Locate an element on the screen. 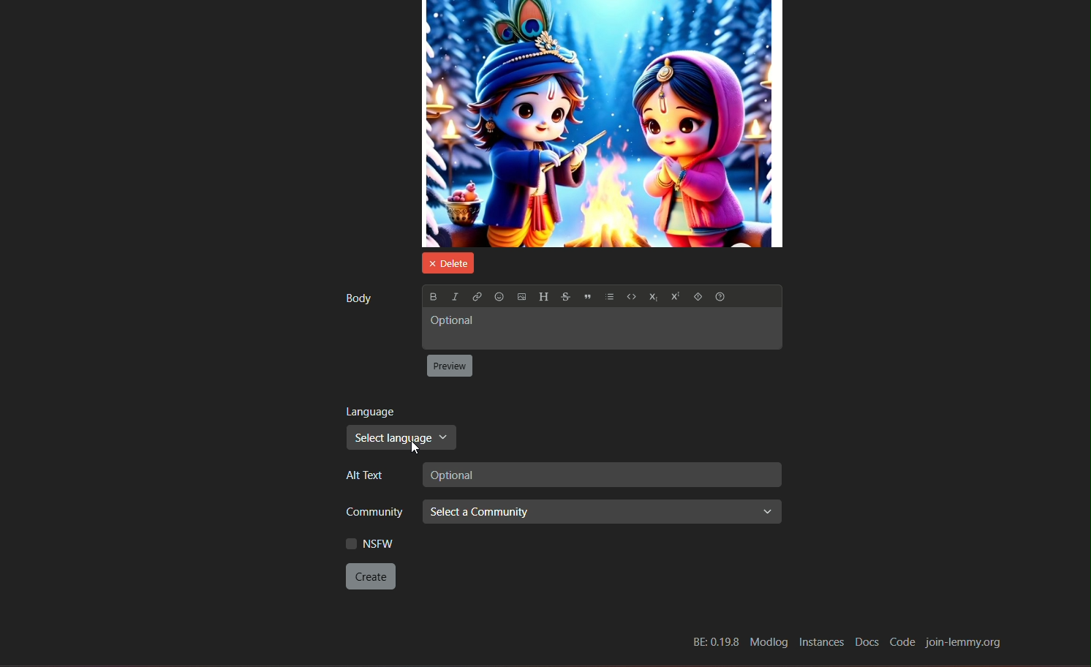 The width and height of the screenshot is (1091, 667). Select a community is located at coordinates (601, 512).